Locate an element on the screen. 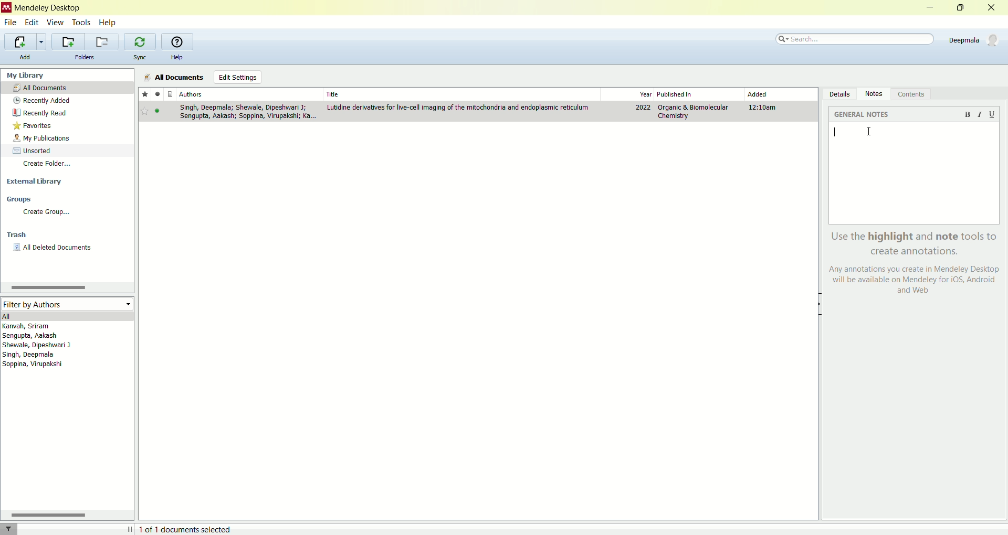 The image size is (1008, 535). file is located at coordinates (11, 23).